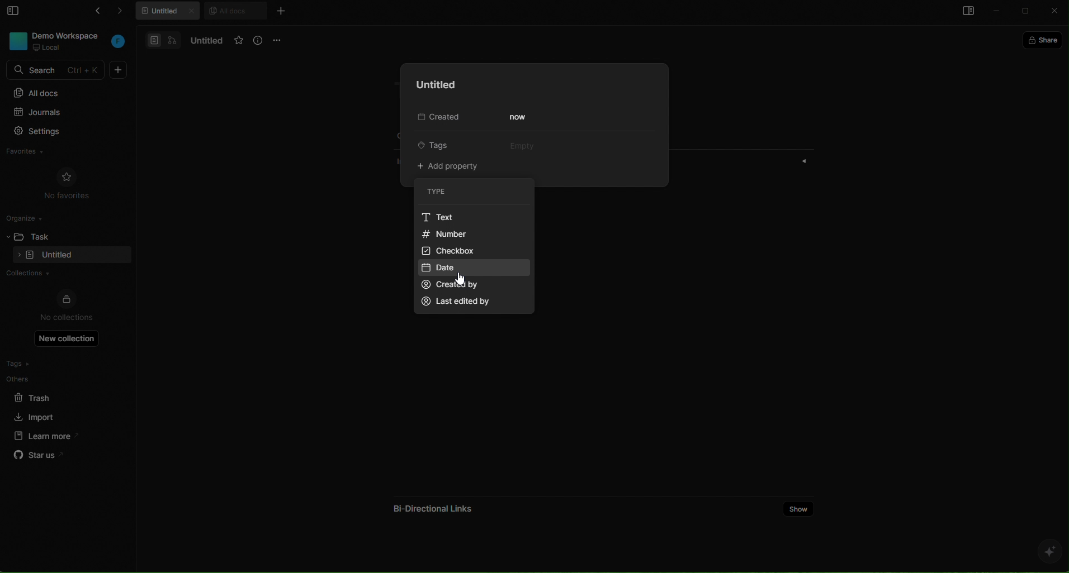 This screenshot has height=573, width=1069. I want to click on SEARCH, so click(57, 70).